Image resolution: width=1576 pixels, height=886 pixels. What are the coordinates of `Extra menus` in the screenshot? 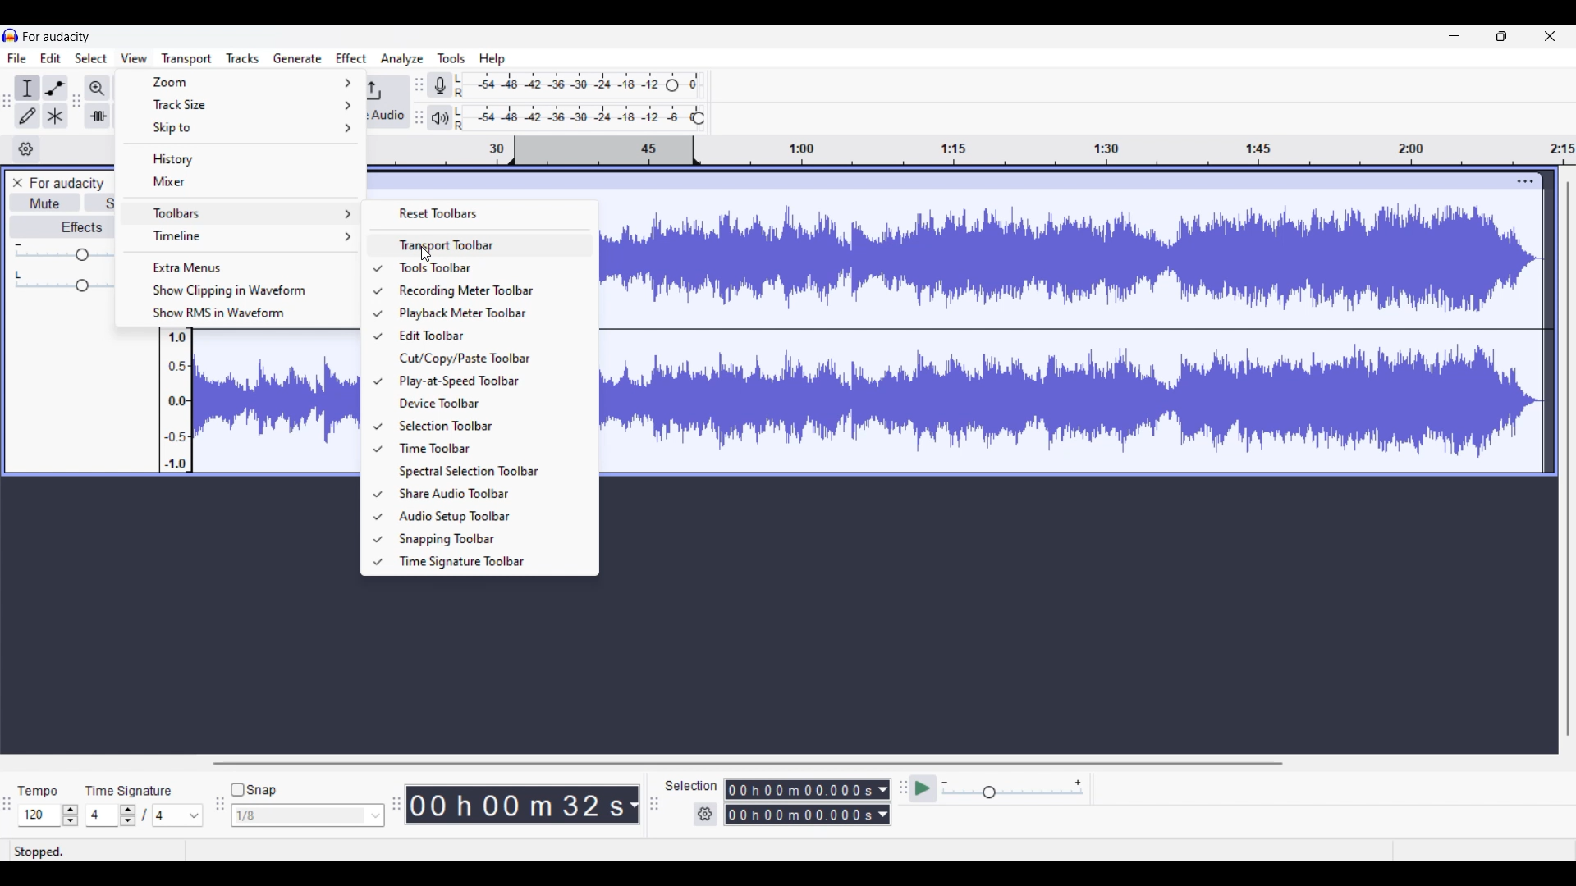 It's located at (237, 267).